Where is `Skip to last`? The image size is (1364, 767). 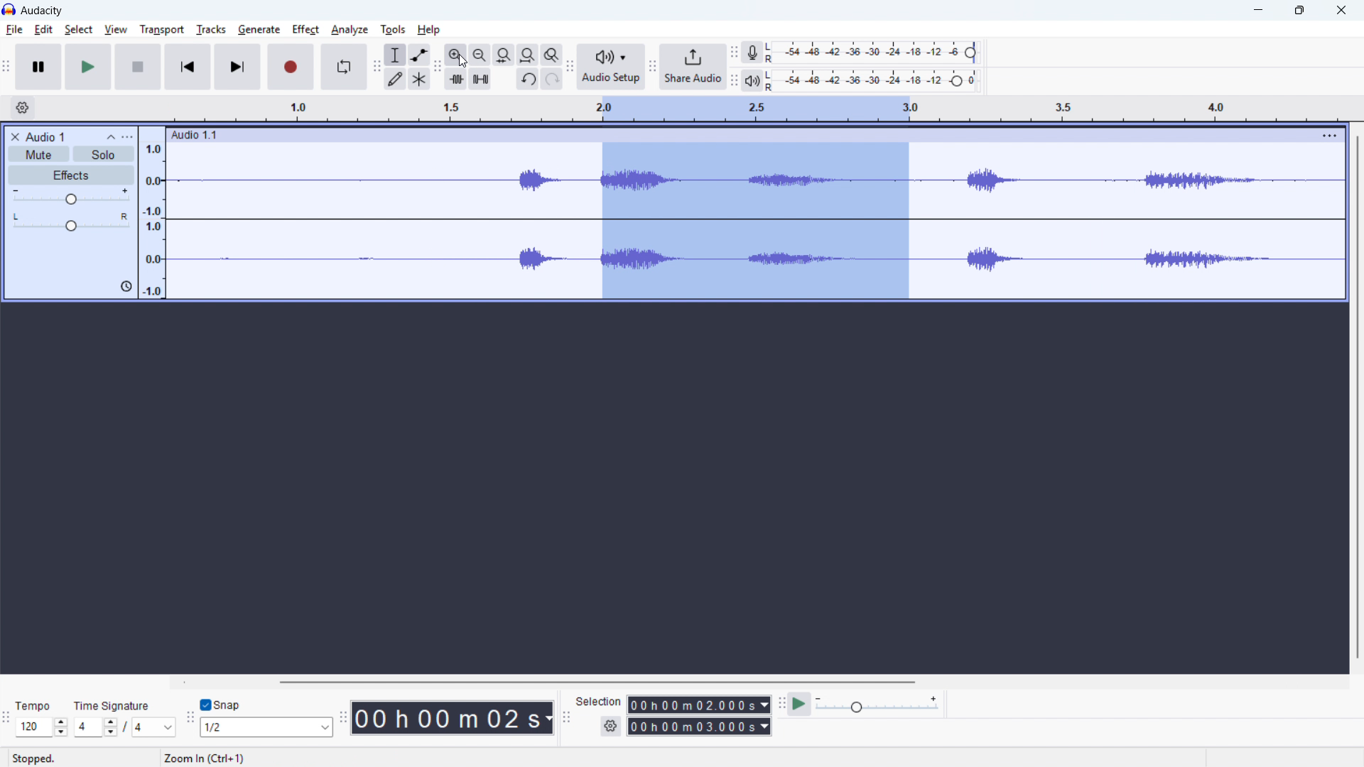
Skip to last is located at coordinates (238, 67).